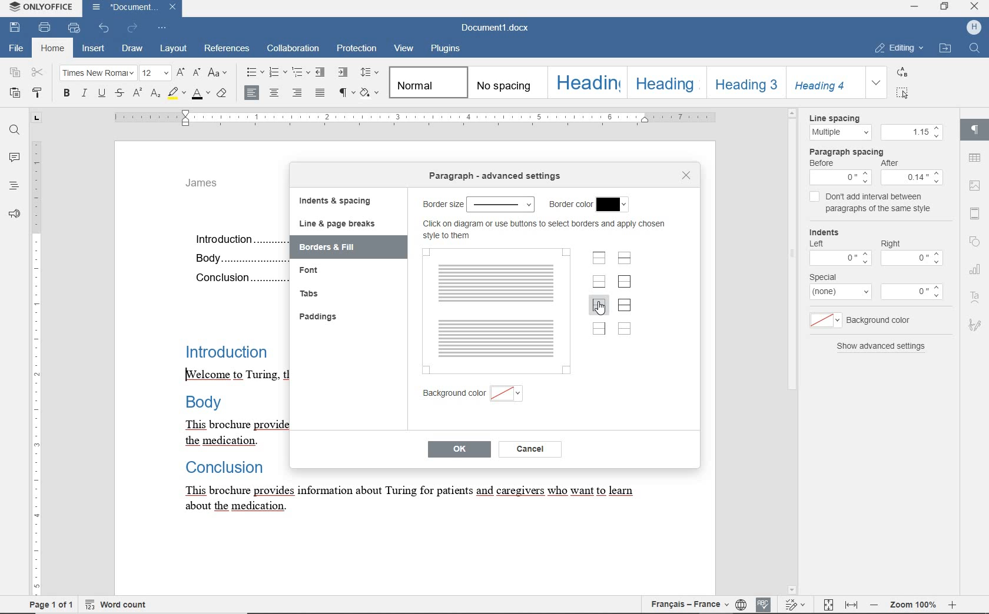 Image resolution: width=989 pixels, height=614 pixels. Describe the element at coordinates (975, 297) in the screenshot. I see `text art` at that location.